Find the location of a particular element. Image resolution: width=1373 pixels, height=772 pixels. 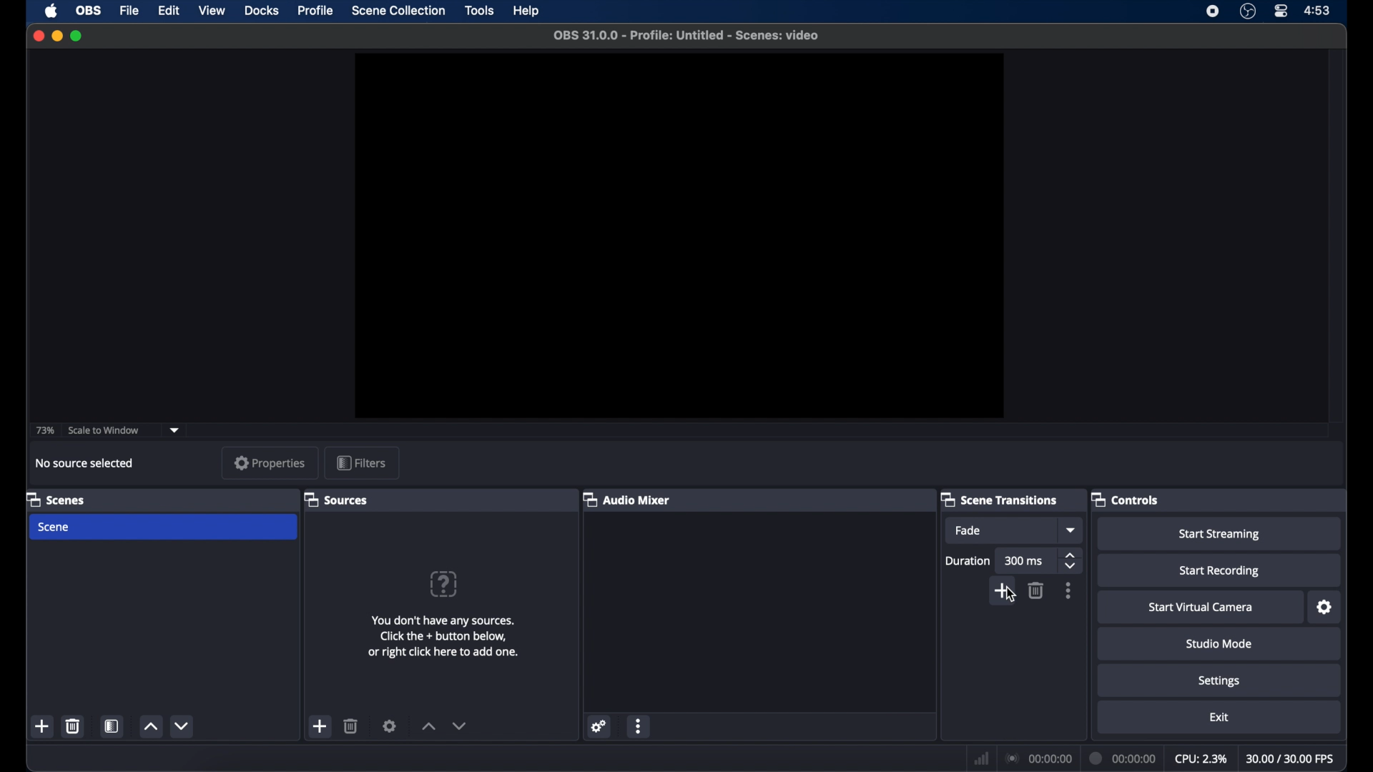

delete is located at coordinates (72, 725).